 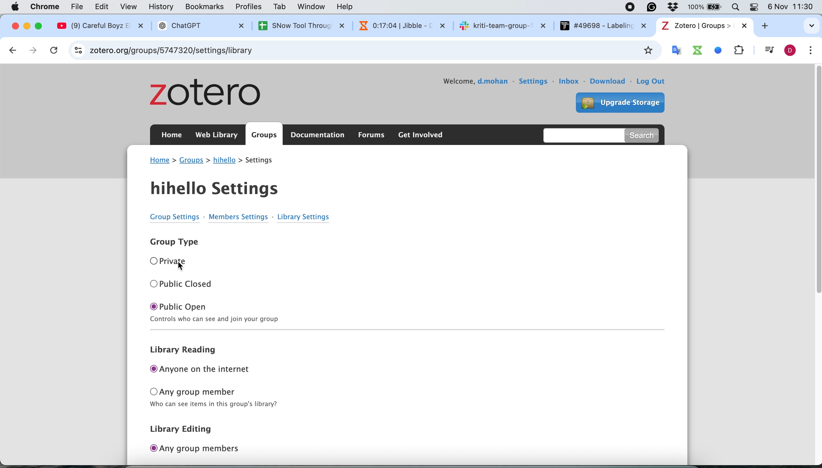 What do you see at coordinates (46, 6) in the screenshot?
I see `chrome` at bounding box center [46, 6].